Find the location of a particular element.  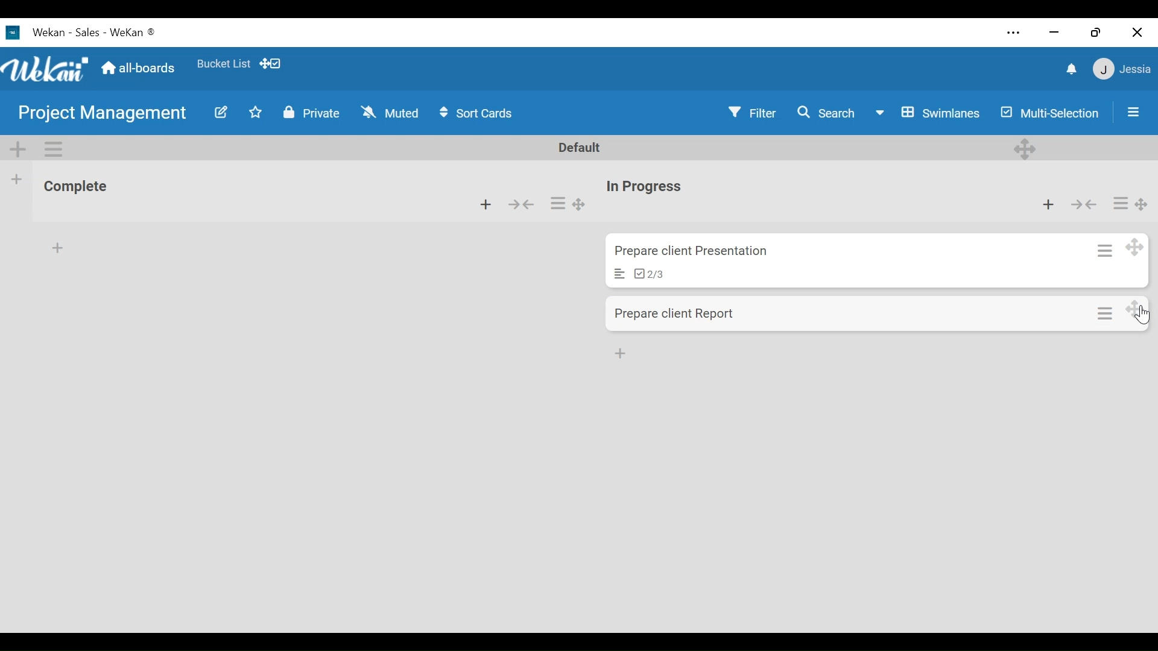

Filter  is located at coordinates (753, 114).